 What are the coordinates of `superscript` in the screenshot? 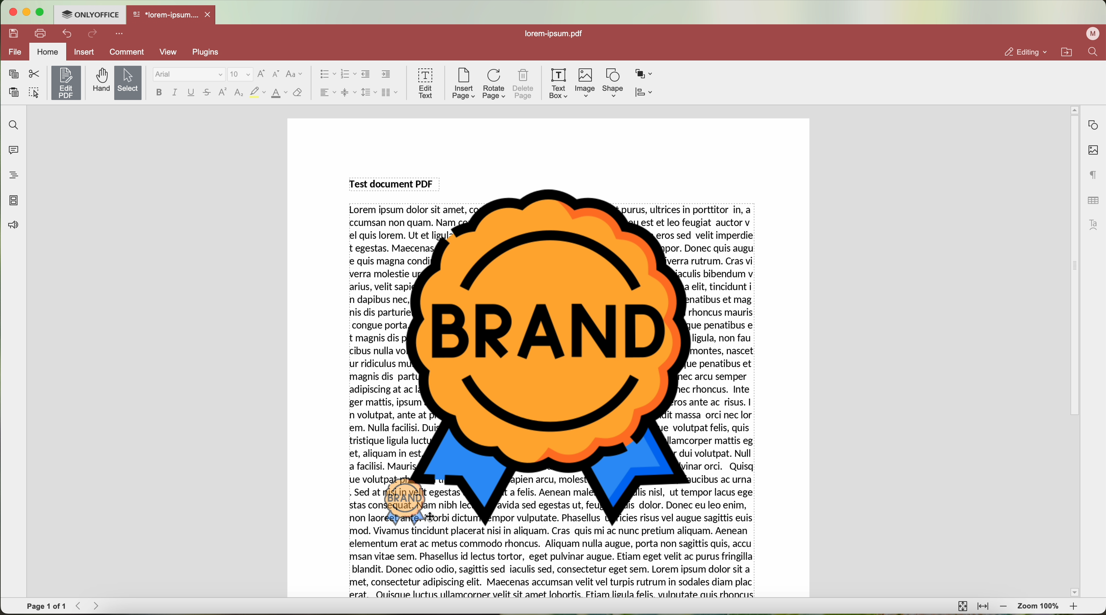 It's located at (223, 92).